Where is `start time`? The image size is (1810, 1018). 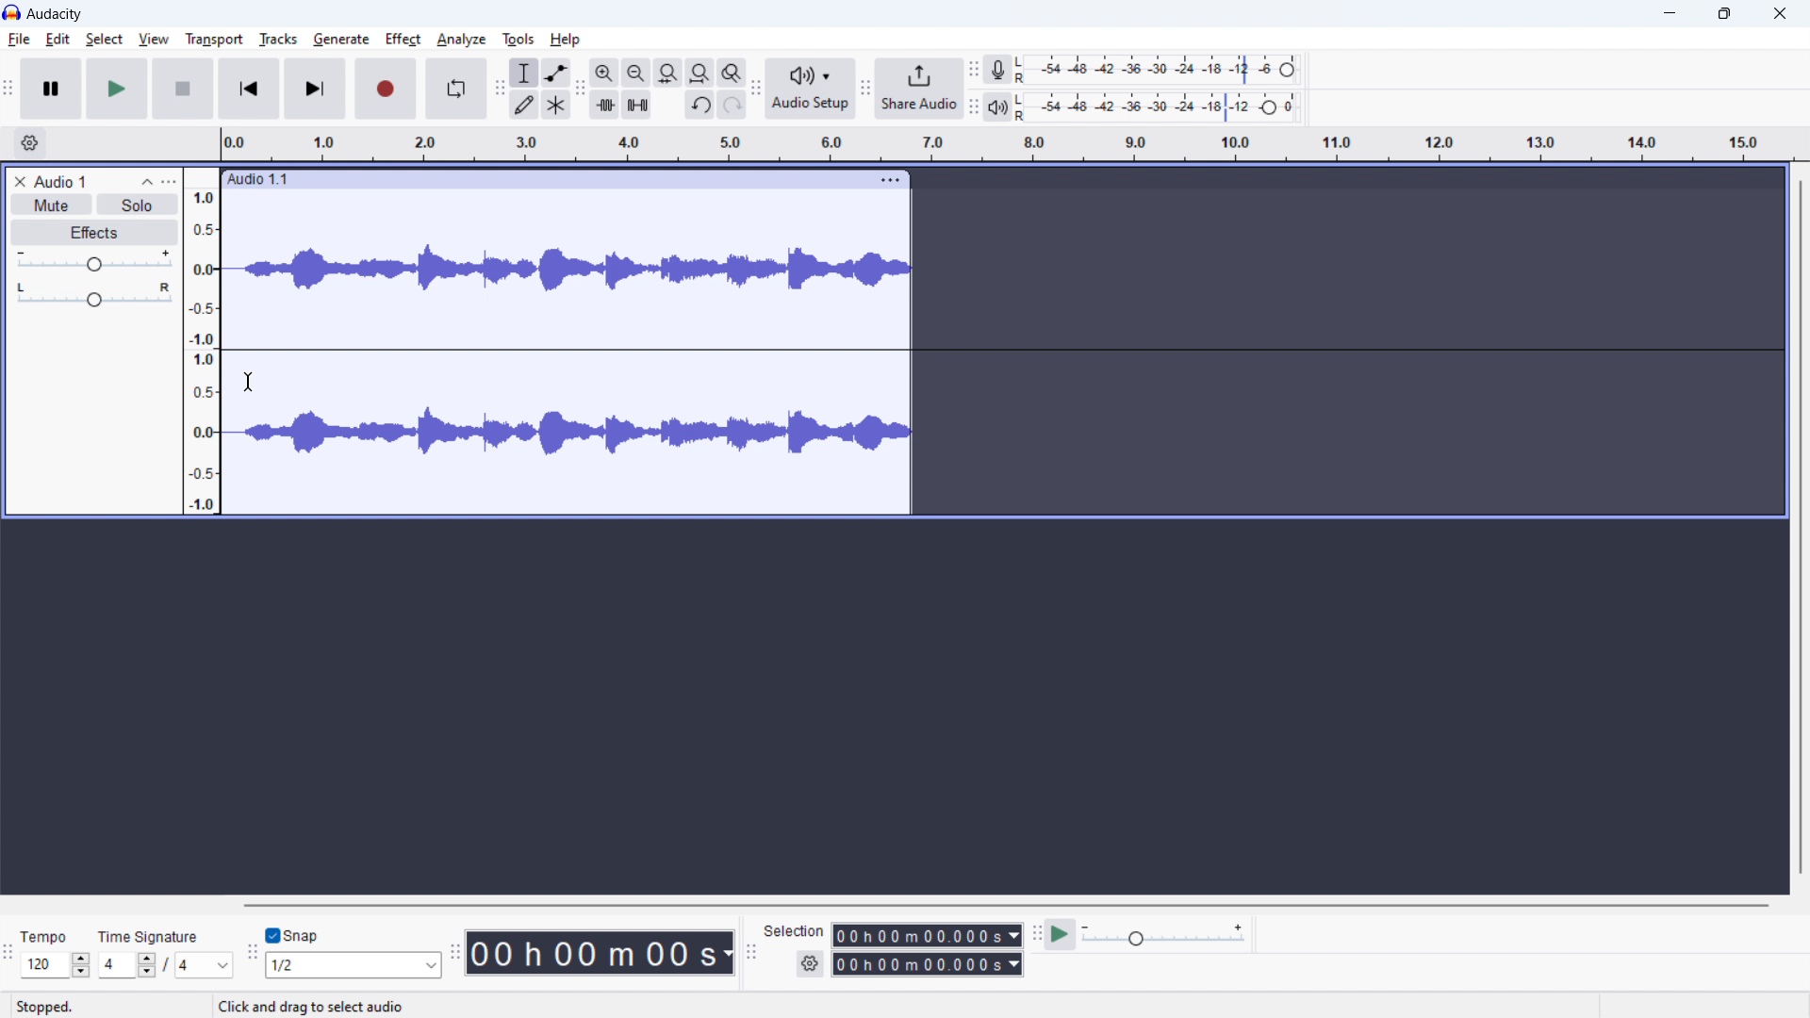
start time is located at coordinates (928, 935).